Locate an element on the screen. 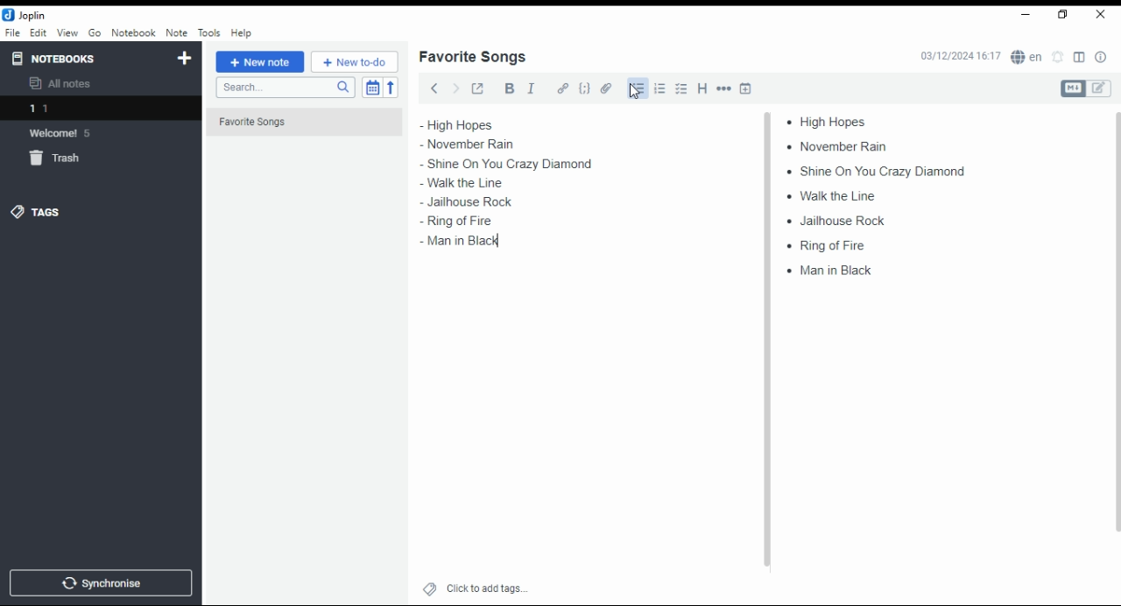 The width and height of the screenshot is (1121, 606). mouse pointer is located at coordinates (635, 91).